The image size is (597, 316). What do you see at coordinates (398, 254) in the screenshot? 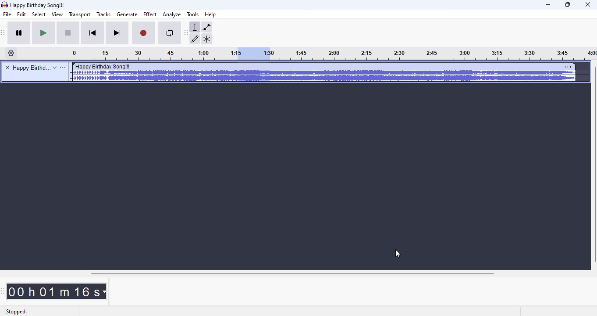
I see `cursor` at bounding box center [398, 254].